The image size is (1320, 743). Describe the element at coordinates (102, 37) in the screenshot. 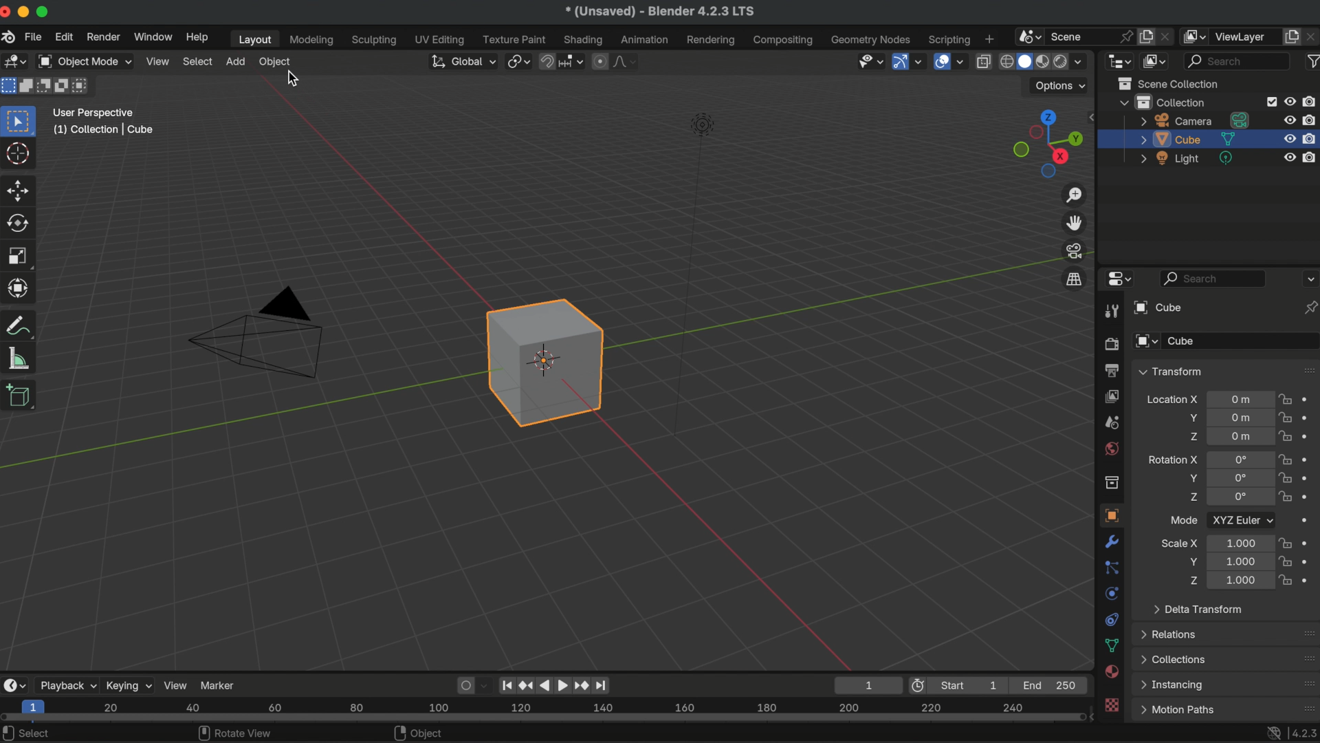

I see `render` at that location.